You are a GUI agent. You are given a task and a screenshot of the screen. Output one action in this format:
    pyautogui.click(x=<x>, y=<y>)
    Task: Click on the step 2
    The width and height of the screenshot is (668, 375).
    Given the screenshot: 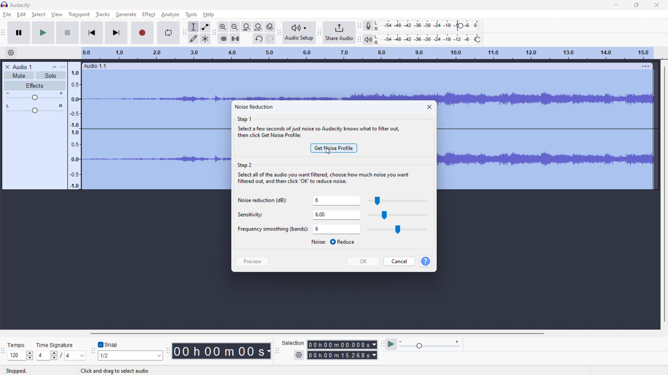 What is the action you would take?
    pyautogui.click(x=324, y=175)
    